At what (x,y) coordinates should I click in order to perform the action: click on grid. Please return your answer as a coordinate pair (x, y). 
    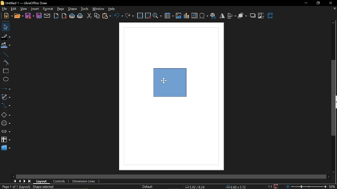
    Looking at the image, I should click on (140, 15).